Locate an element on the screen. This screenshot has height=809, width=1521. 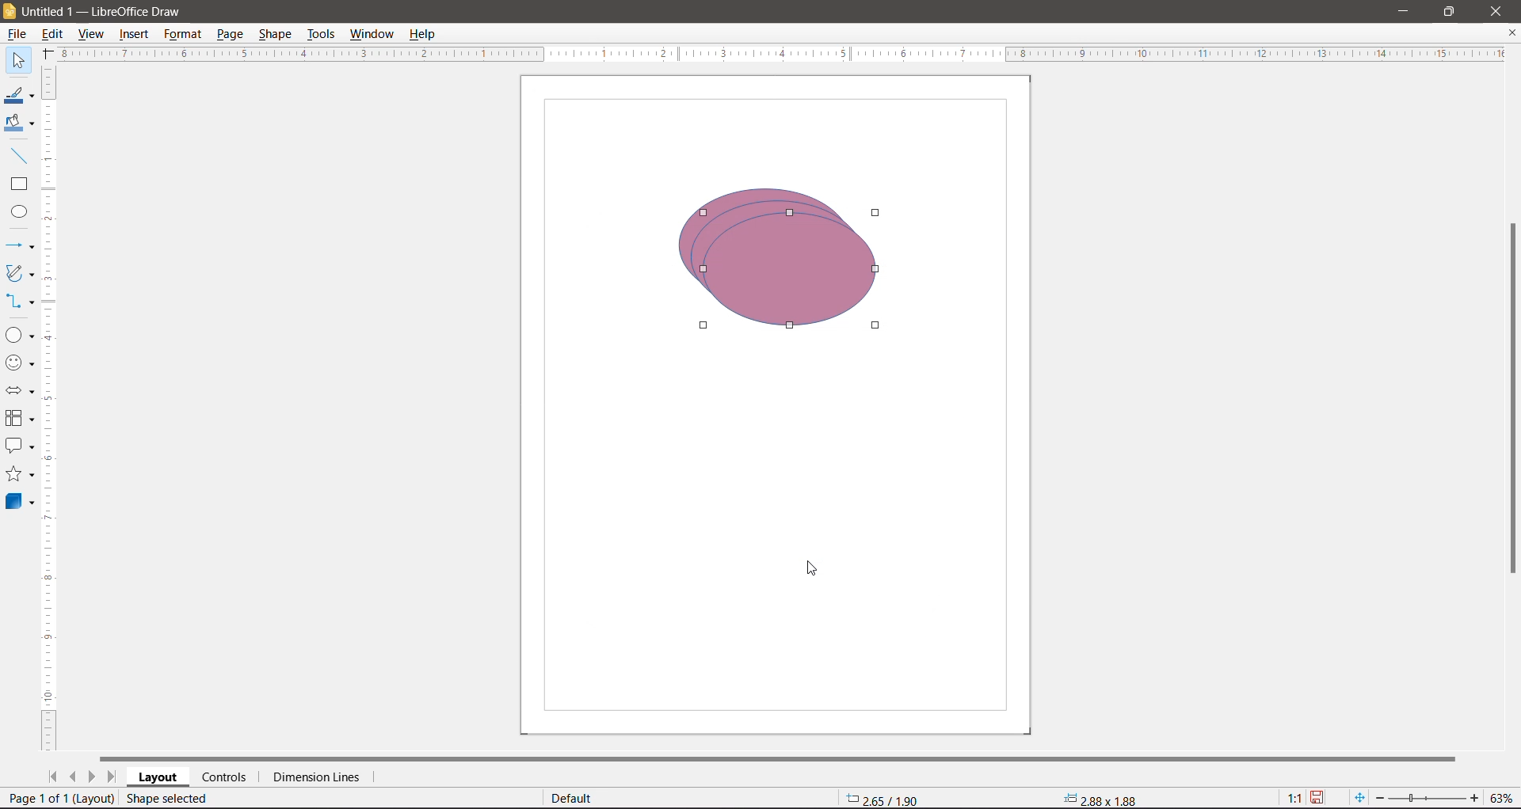
File is located at coordinates (15, 33).